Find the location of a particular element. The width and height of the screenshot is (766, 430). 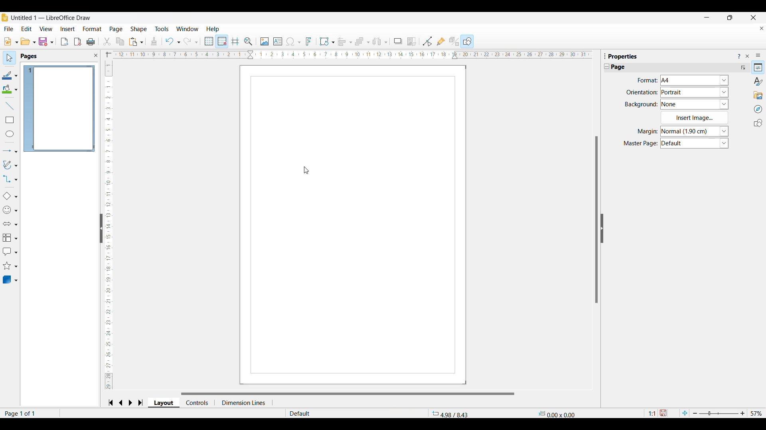

Display grid is located at coordinates (208, 41).